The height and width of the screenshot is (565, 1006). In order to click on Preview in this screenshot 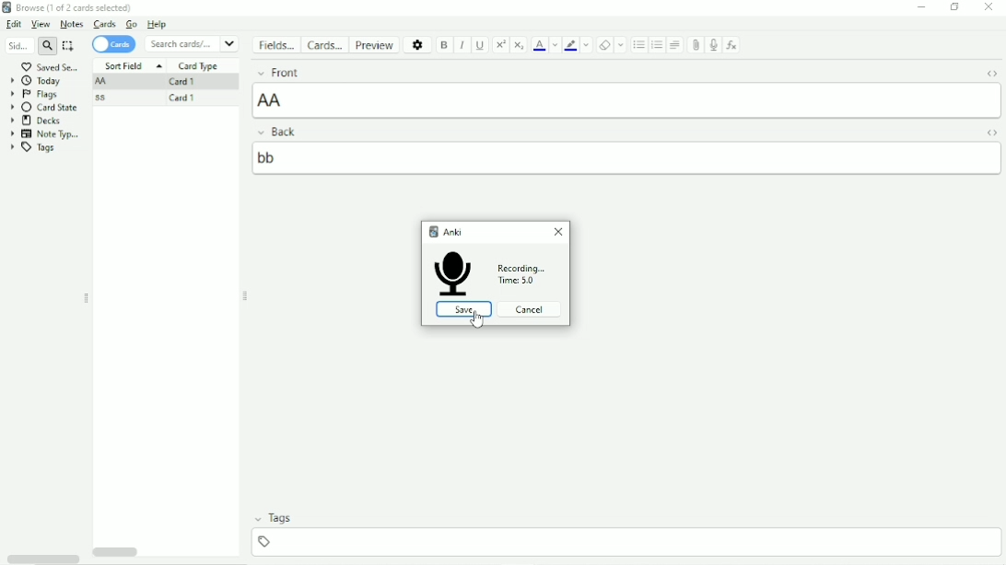, I will do `click(374, 45)`.